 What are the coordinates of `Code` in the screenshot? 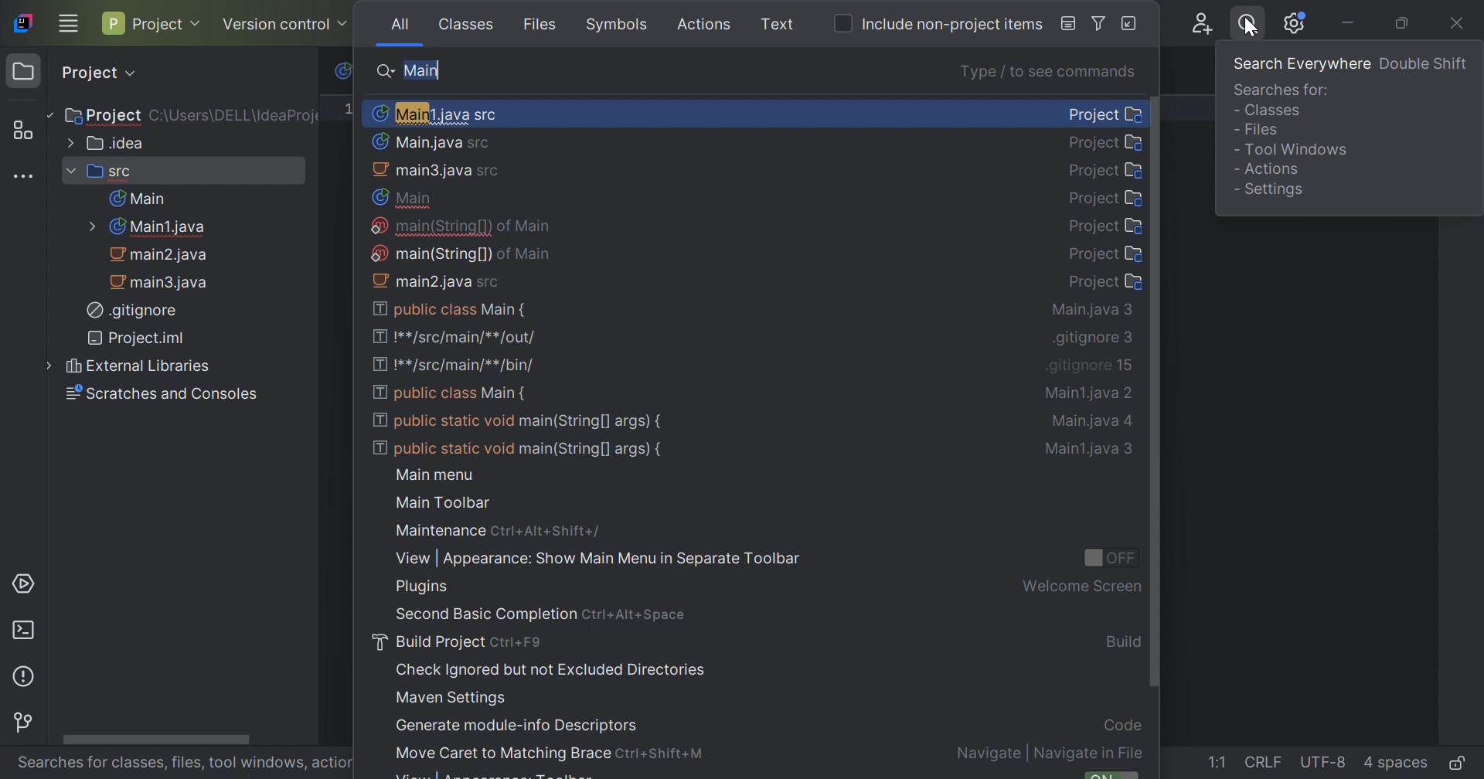 It's located at (1122, 726).